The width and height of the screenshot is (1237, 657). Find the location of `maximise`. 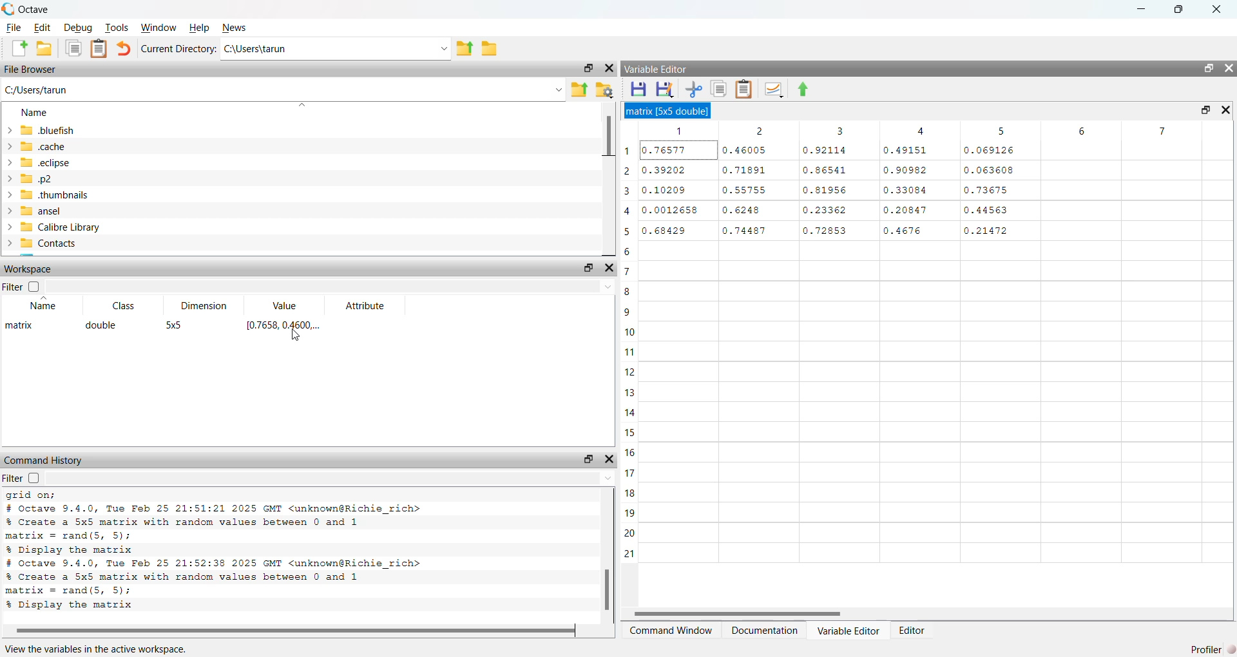

maximise is located at coordinates (1207, 68).